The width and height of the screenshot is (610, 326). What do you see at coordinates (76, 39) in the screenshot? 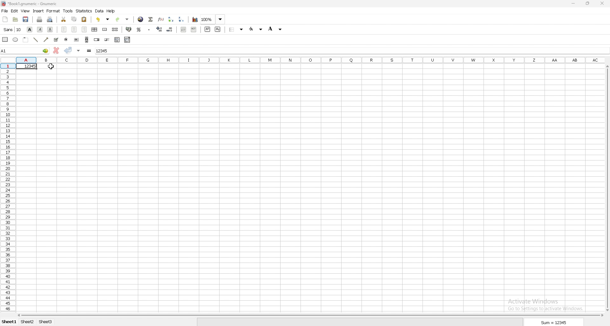
I see `button` at bounding box center [76, 39].